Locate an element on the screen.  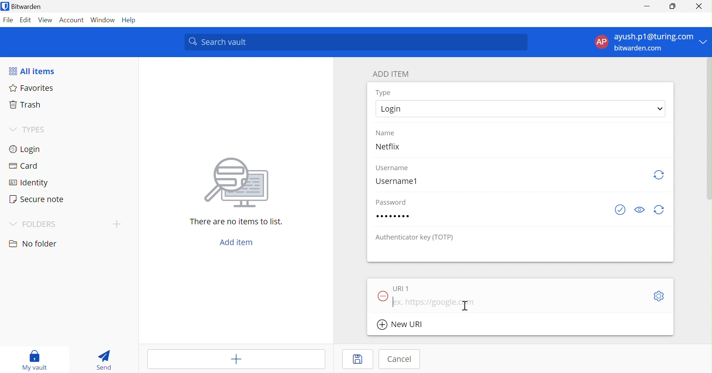
Authentication key (TOTP) is located at coordinates (414, 238).